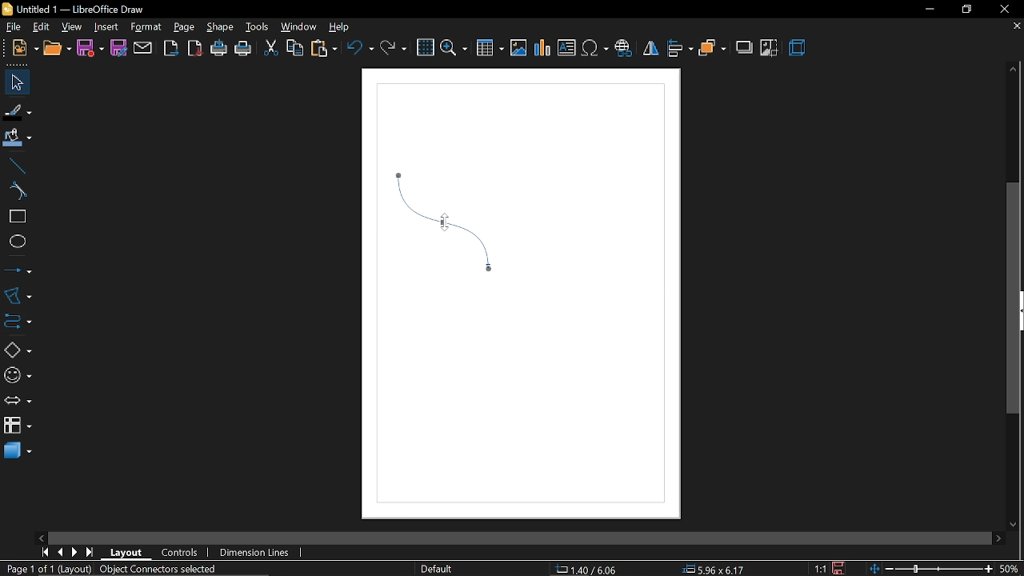 This screenshot has height=576, width=1024. I want to click on move up, so click(1014, 70).